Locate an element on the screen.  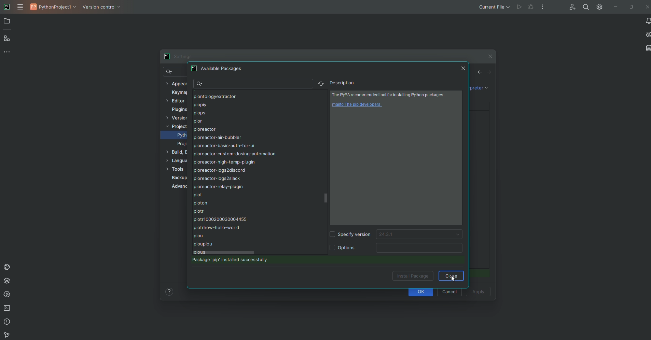
pioreactor is located at coordinates (204, 130).